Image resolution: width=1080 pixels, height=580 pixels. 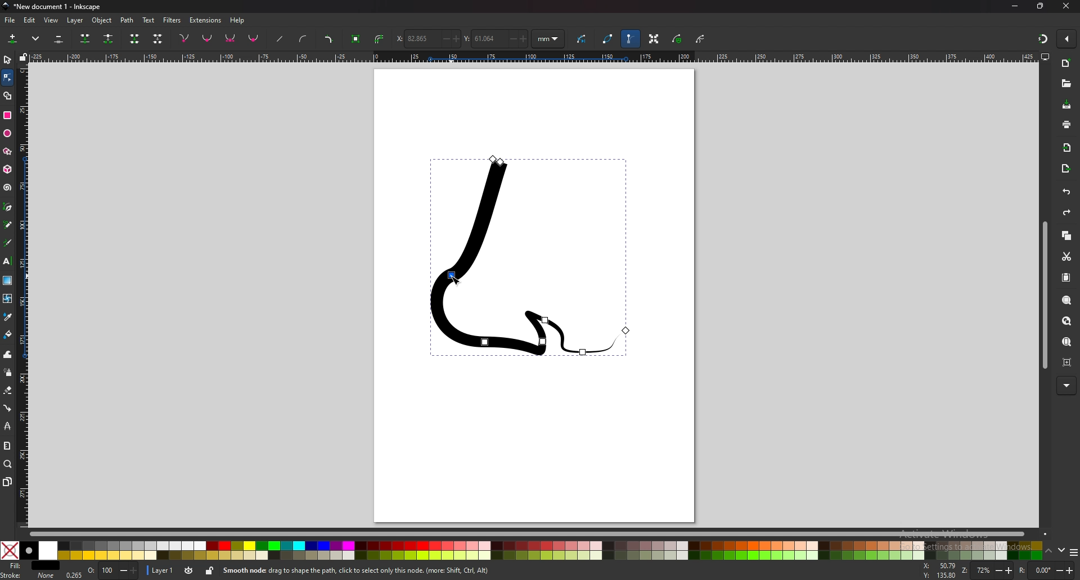 I want to click on extensions, so click(x=206, y=19).